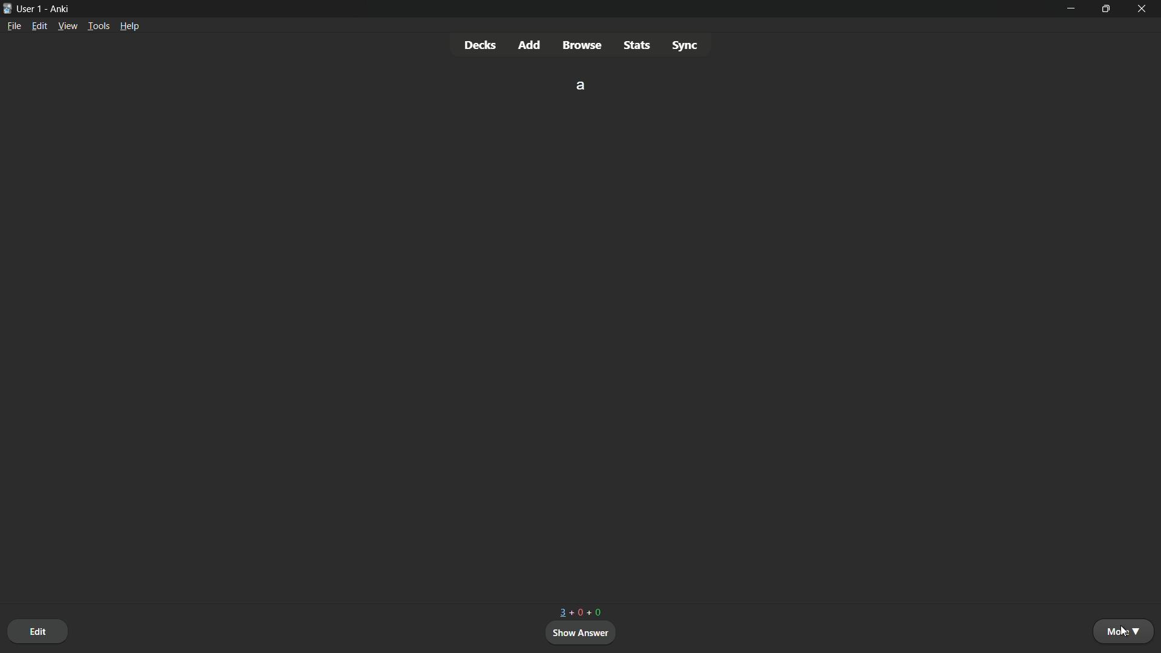  I want to click on a, so click(582, 85).